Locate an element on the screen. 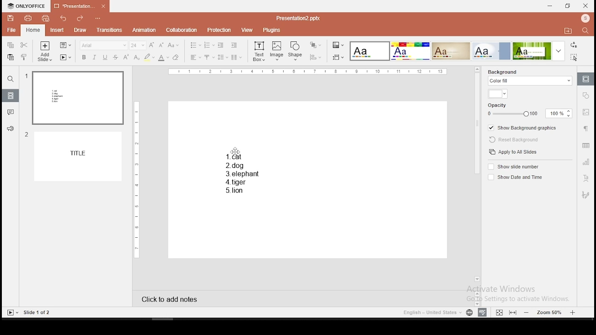 The height and width of the screenshot is (335, 596). protection is located at coordinates (220, 29).